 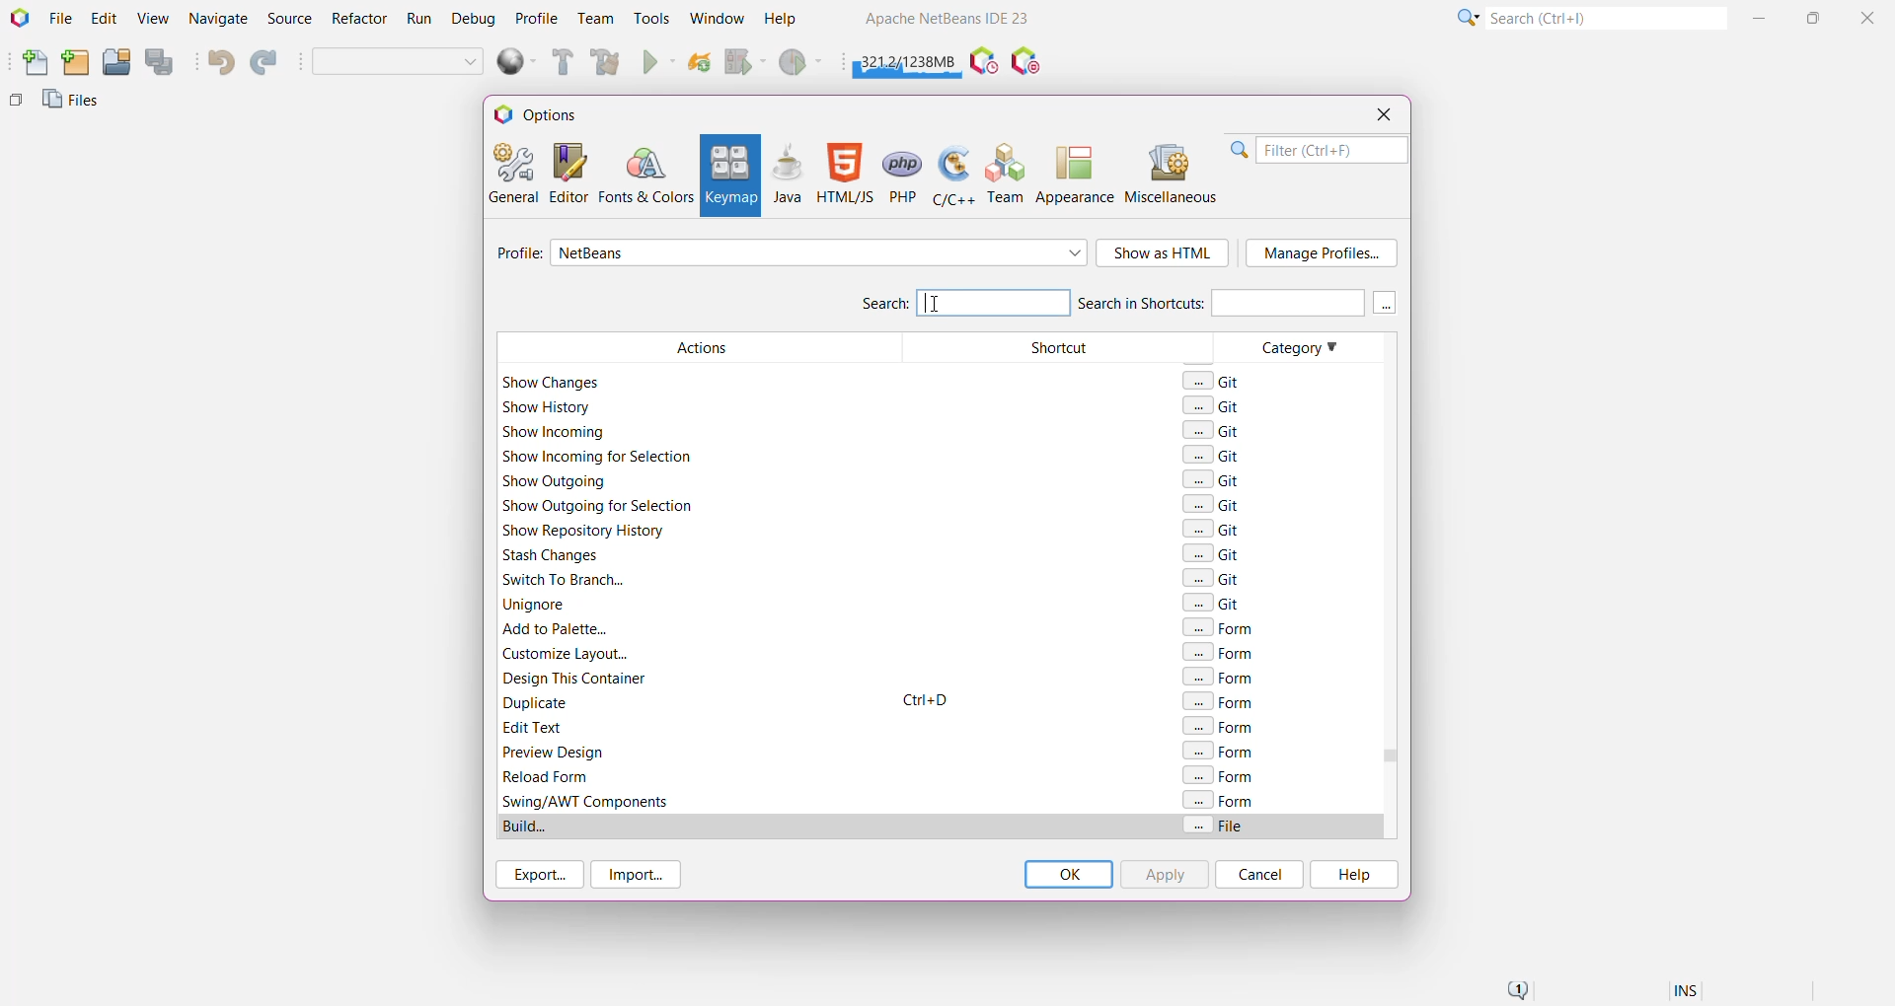 What do you see at coordinates (1870, 17) in the screenshot?
I see `Close` at bounding box center [1870, 17].